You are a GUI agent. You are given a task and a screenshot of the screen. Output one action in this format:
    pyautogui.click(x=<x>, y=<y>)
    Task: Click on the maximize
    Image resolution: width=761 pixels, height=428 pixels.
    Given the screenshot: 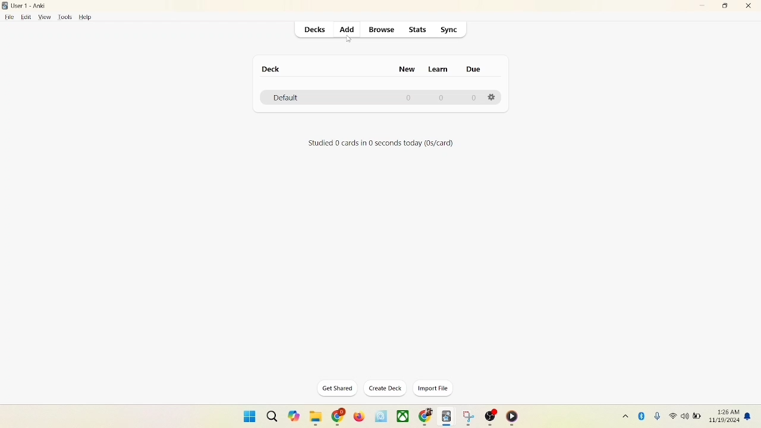 What is the action you would take?
    pyautogui.click(x=727, y=8)
    